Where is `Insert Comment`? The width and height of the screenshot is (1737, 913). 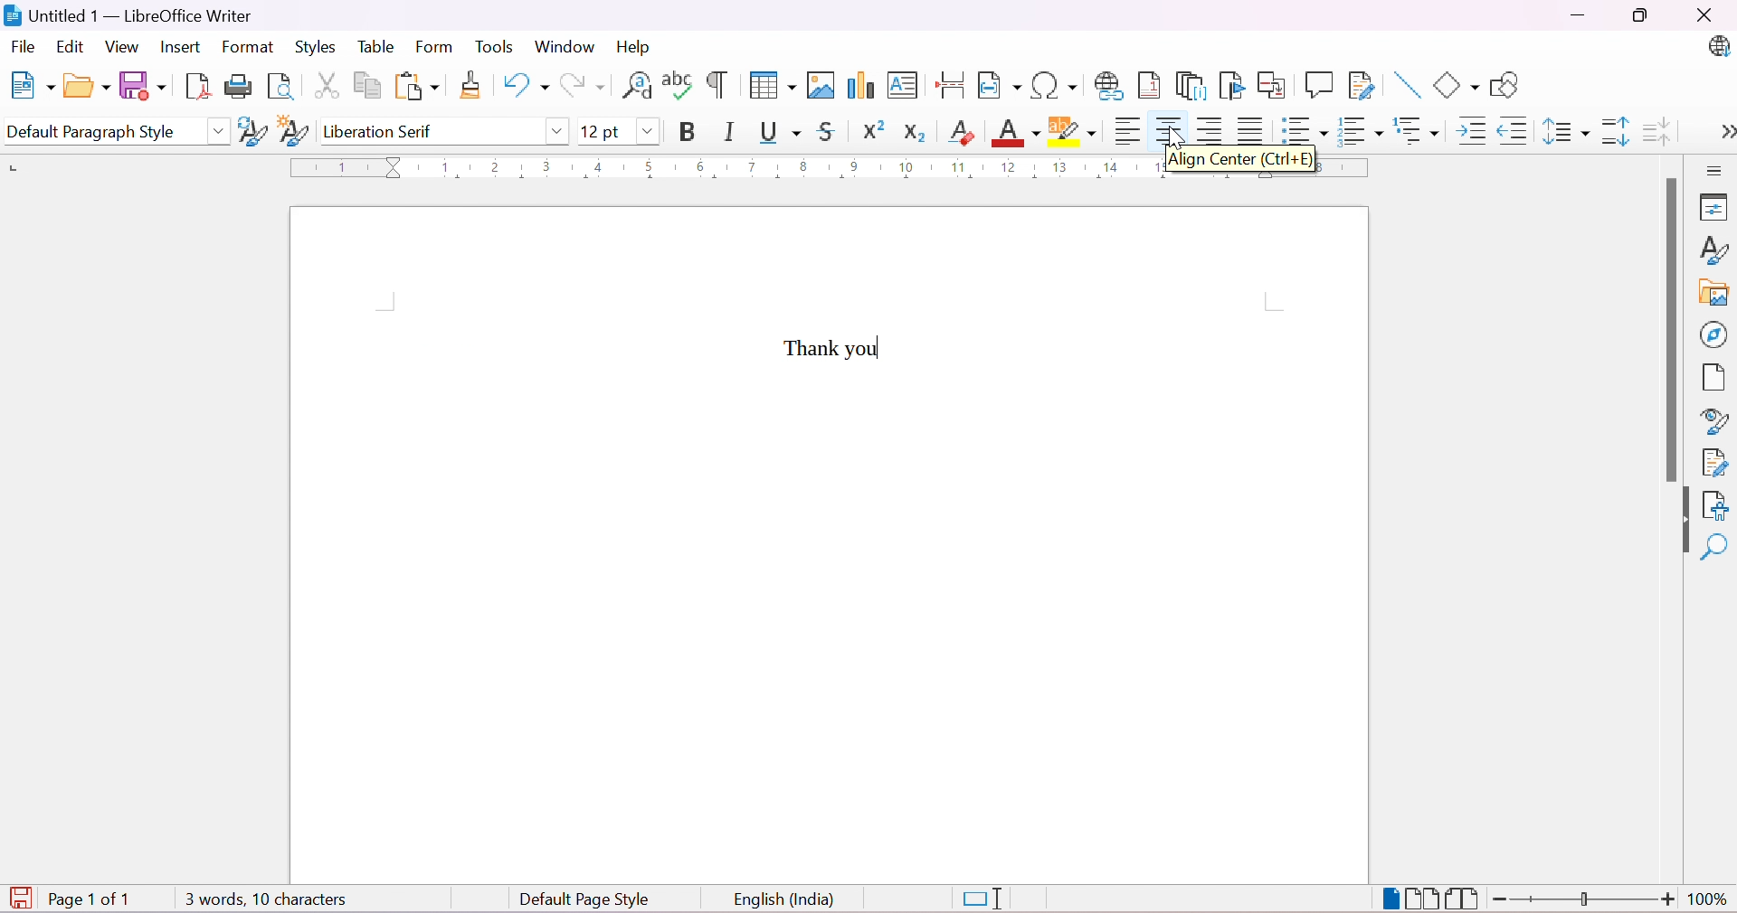 Insert Comment is located at coordinates (1318, 84).